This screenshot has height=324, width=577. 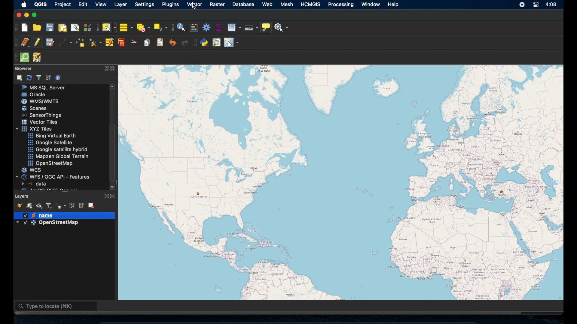 What do you see at coordinates (217, 42) in the screenshot?
I see `osm place search` at bounding box center [217, 42].